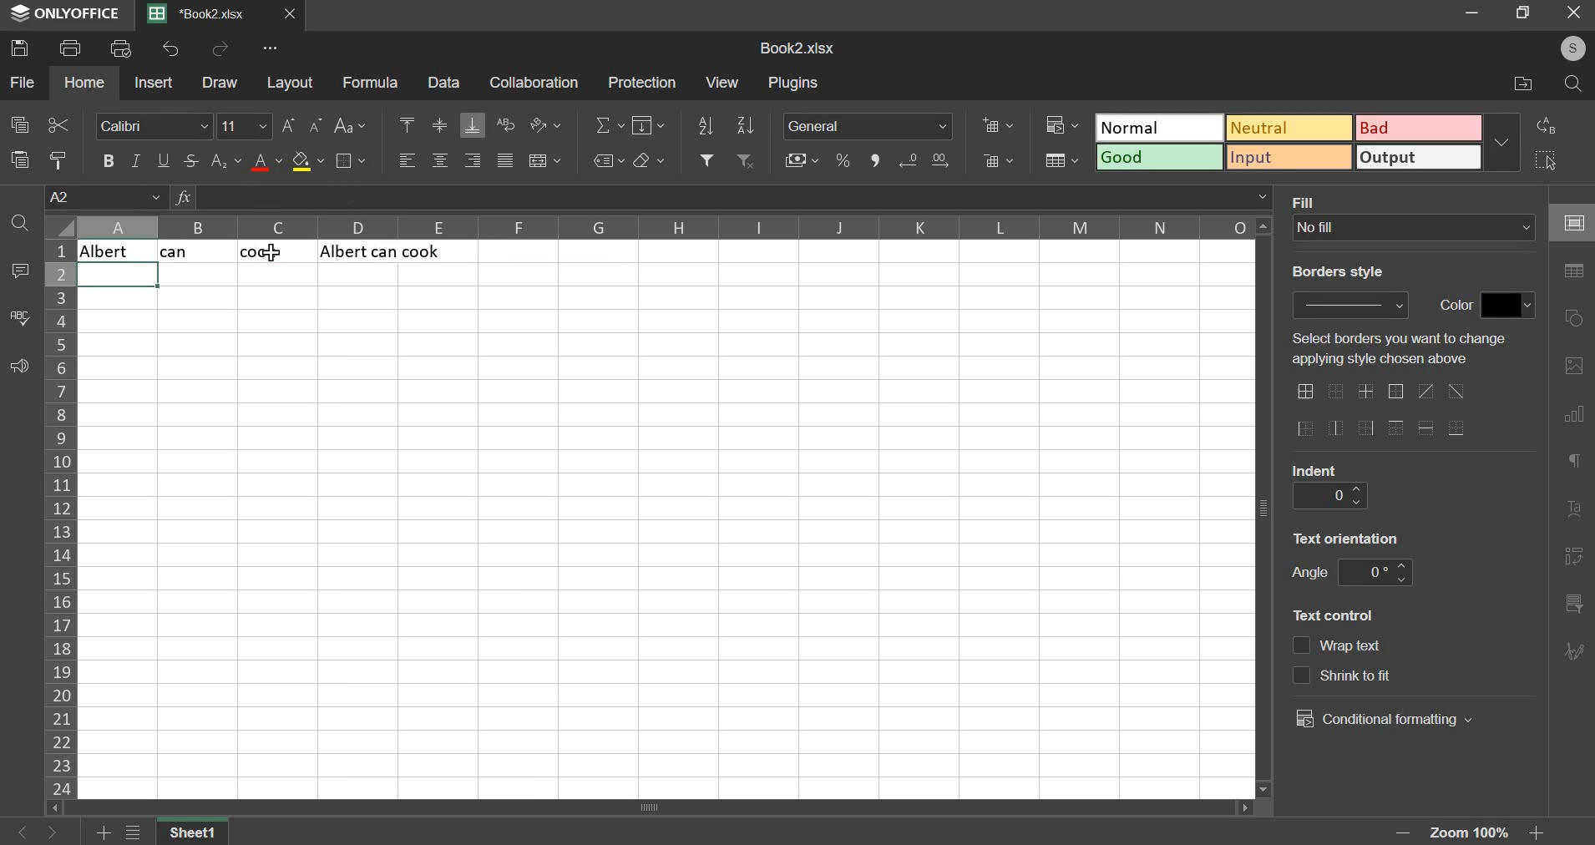 The width and height of the screenshot is (1595, 845). I want to click on justified, so click(504, 159).